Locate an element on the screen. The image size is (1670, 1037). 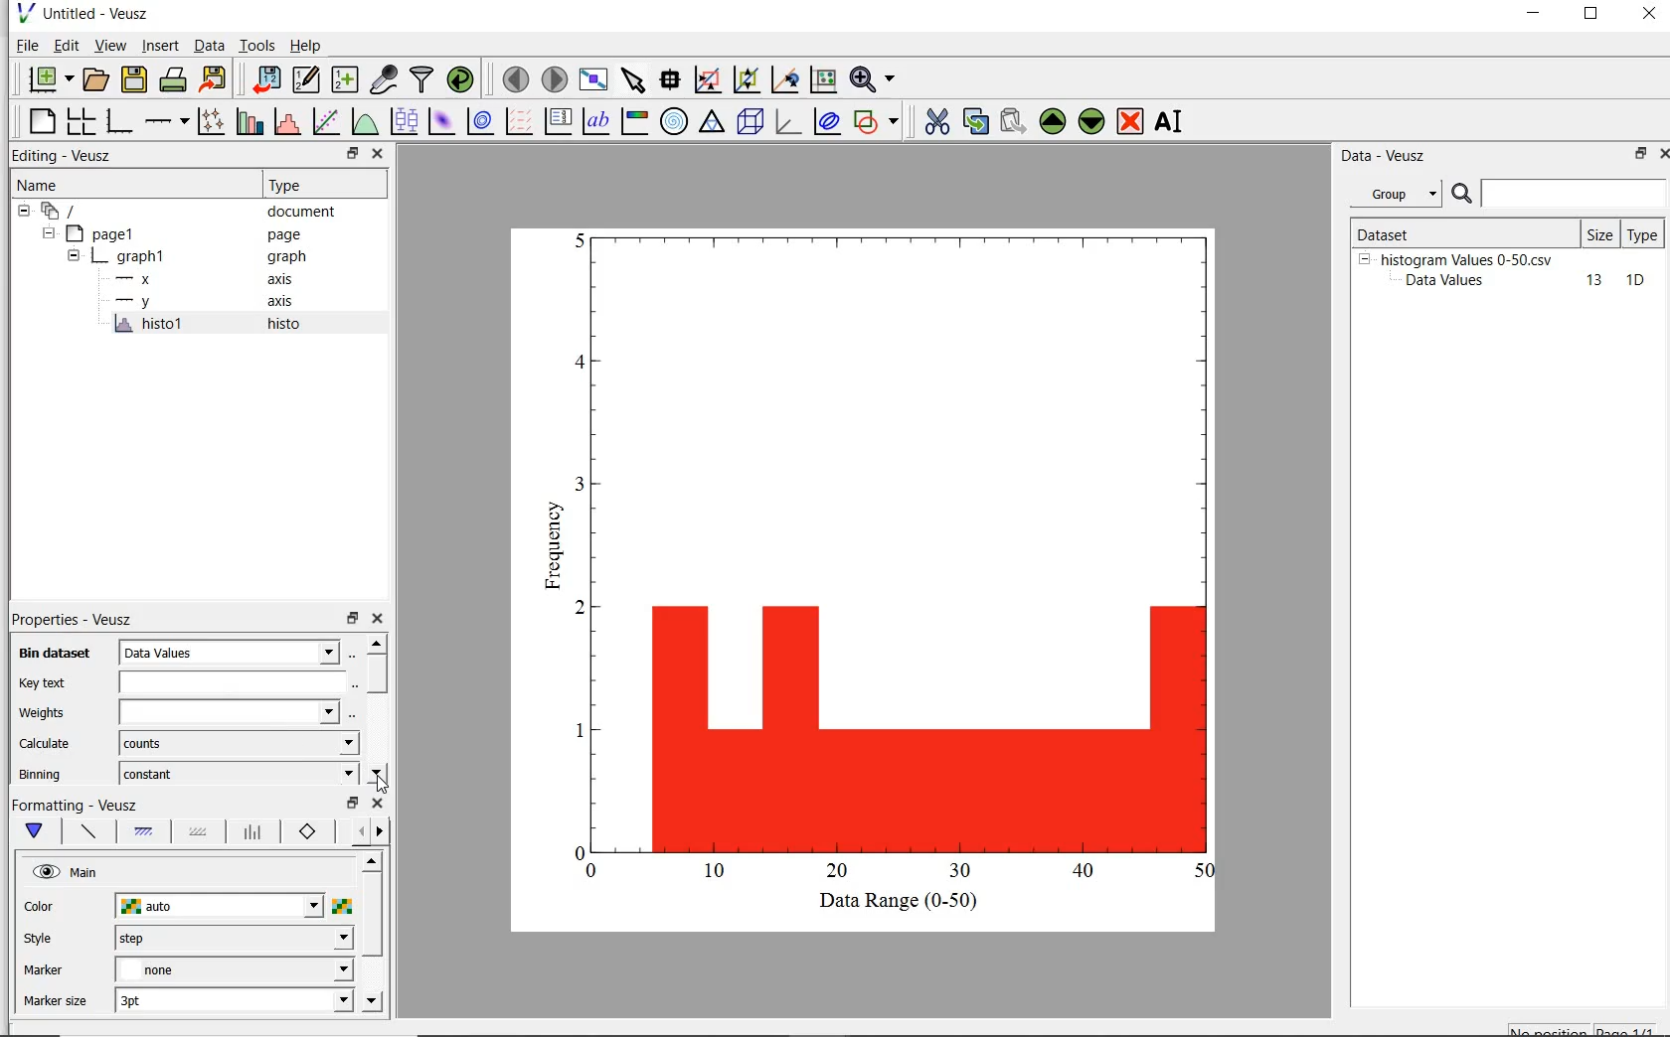
Binning is located at coordinates (42, 774).